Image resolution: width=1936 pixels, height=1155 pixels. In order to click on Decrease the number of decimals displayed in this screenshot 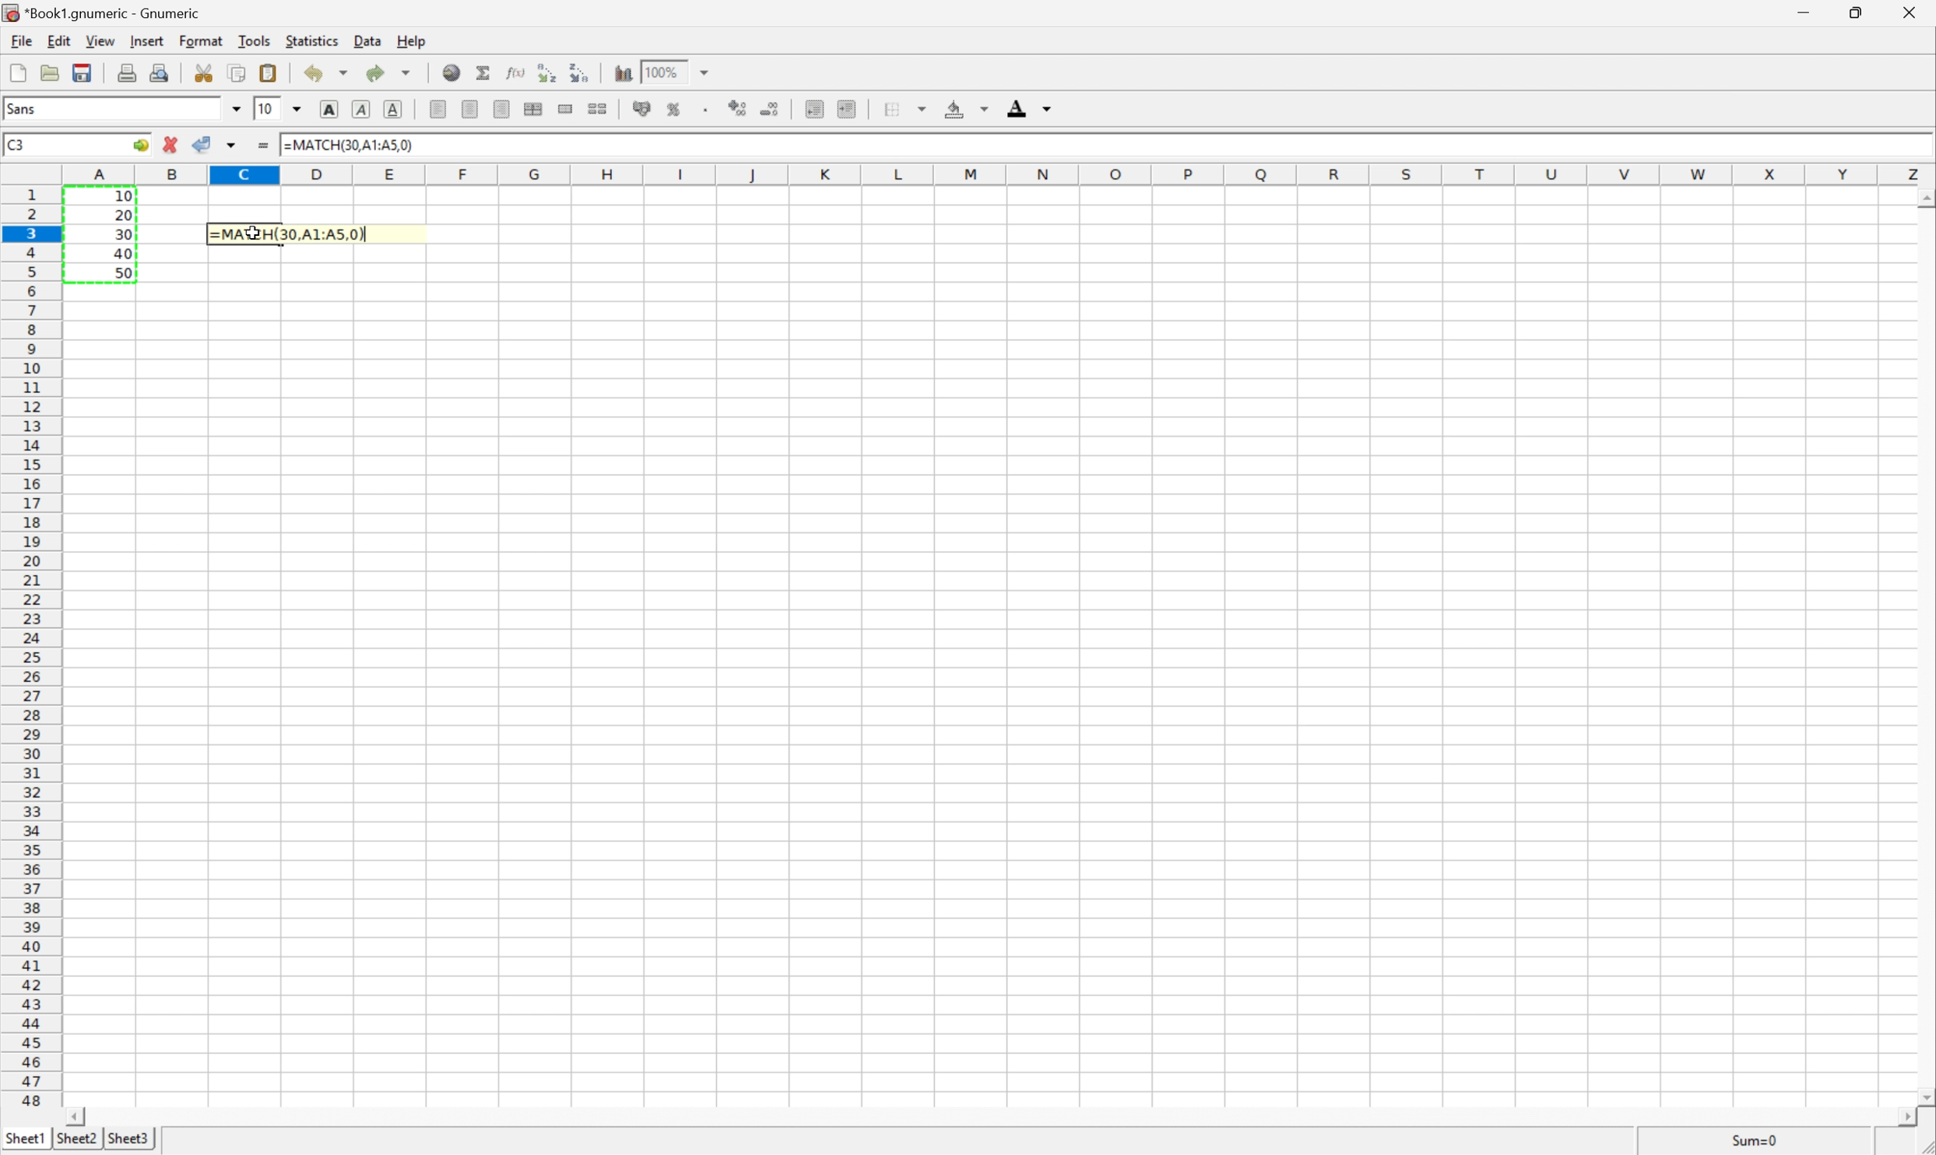, I will do `click(768, 105)`.